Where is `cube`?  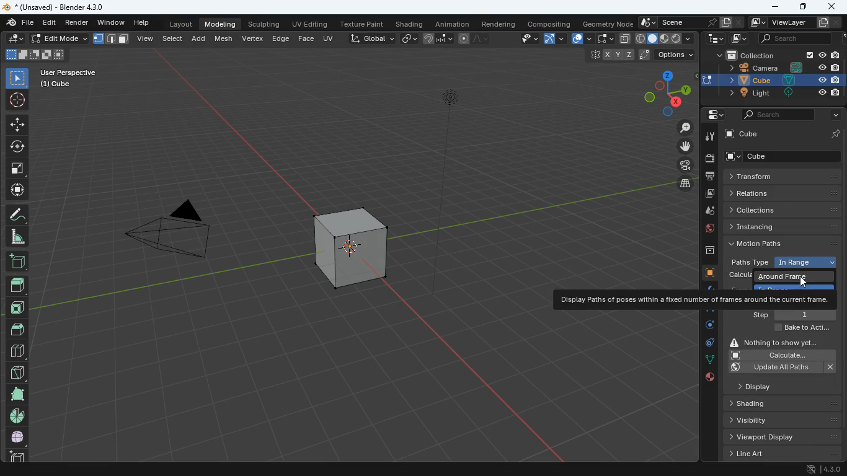 cube is located at coordinates (709, 273).